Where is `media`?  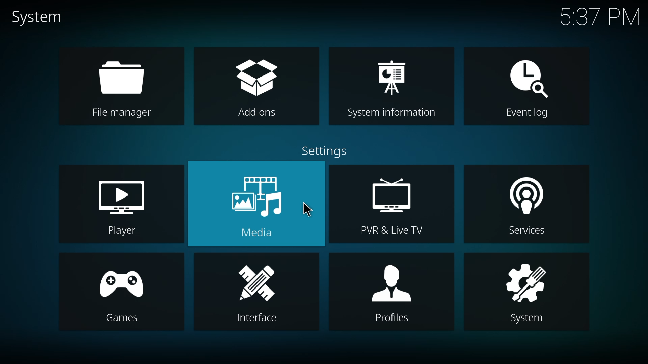
media is located at coordinates (256, 196).